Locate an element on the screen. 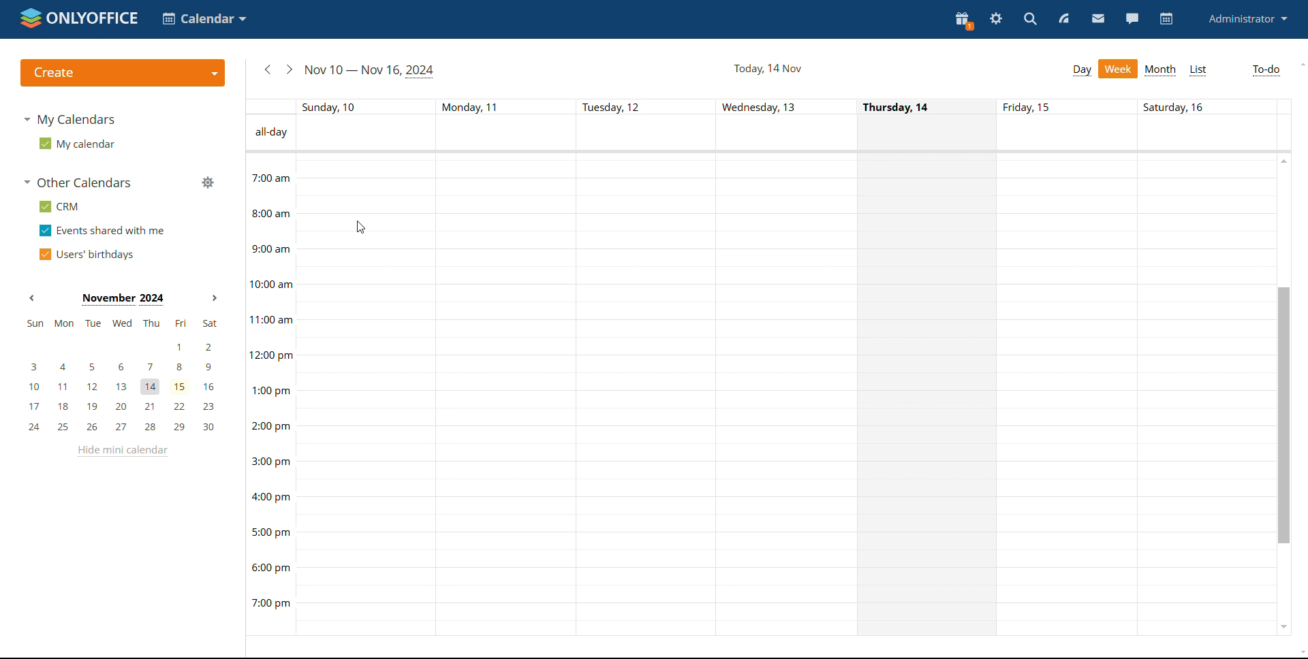  users' birthdays is located at coordinates (86, 255).